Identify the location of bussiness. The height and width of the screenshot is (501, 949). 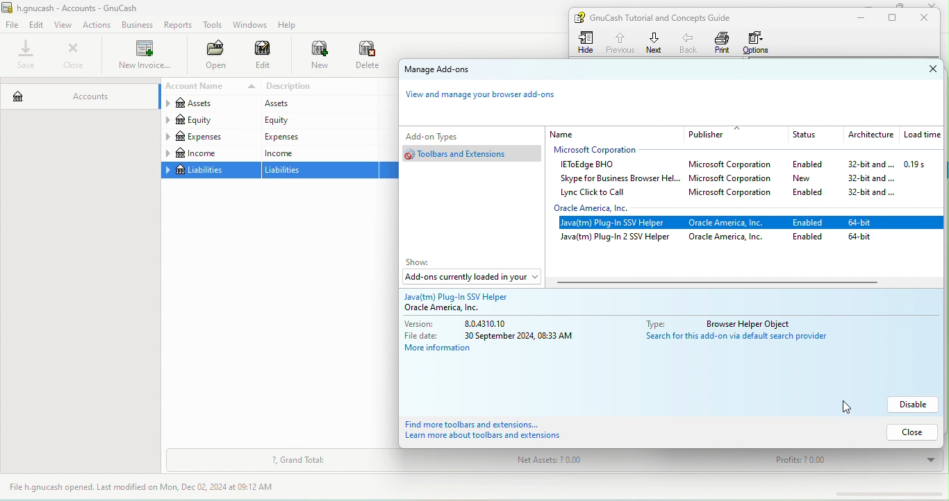
(138, 25).